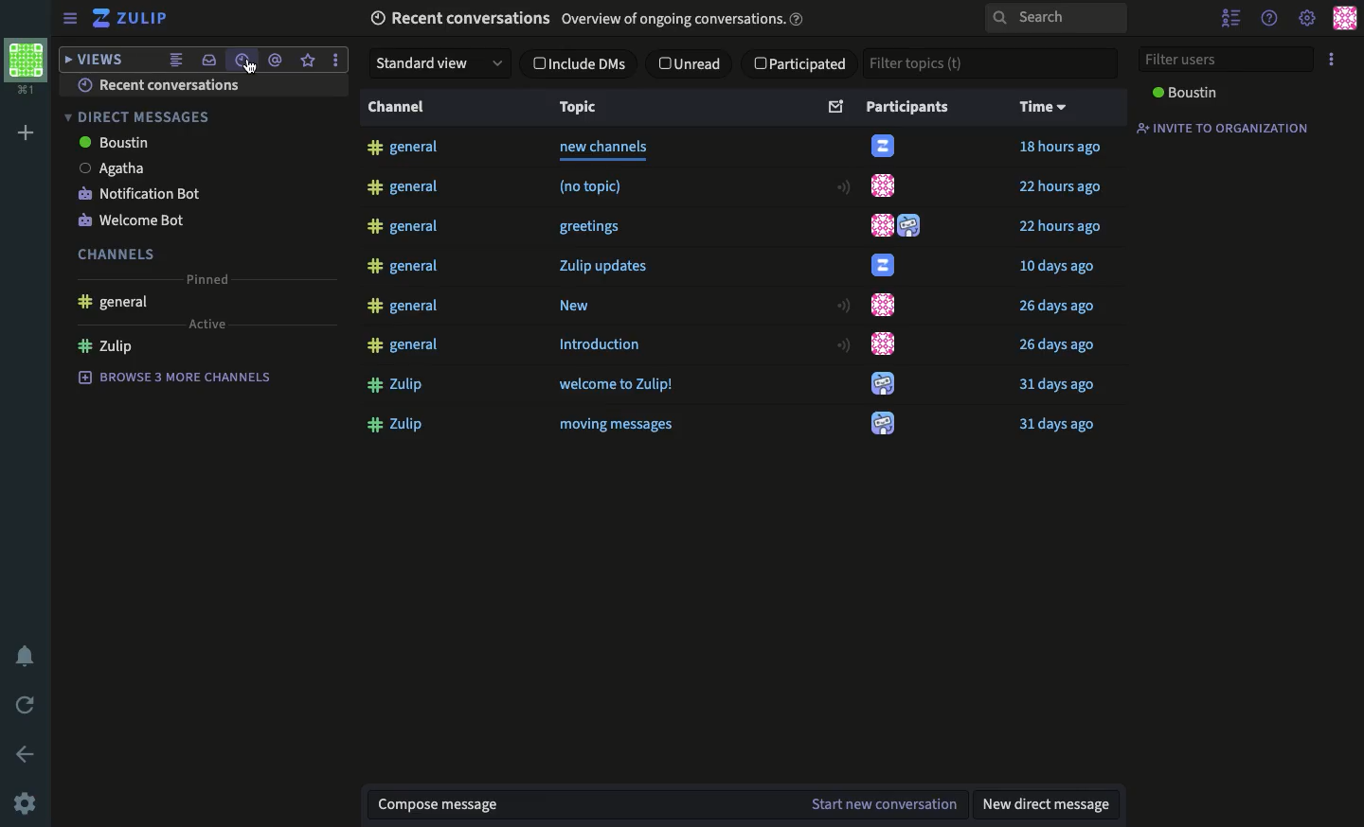  What do you see at coordinates (1058, 307) in the screenshot?
I see `26 days ago` at bounding box center [1058, 307].